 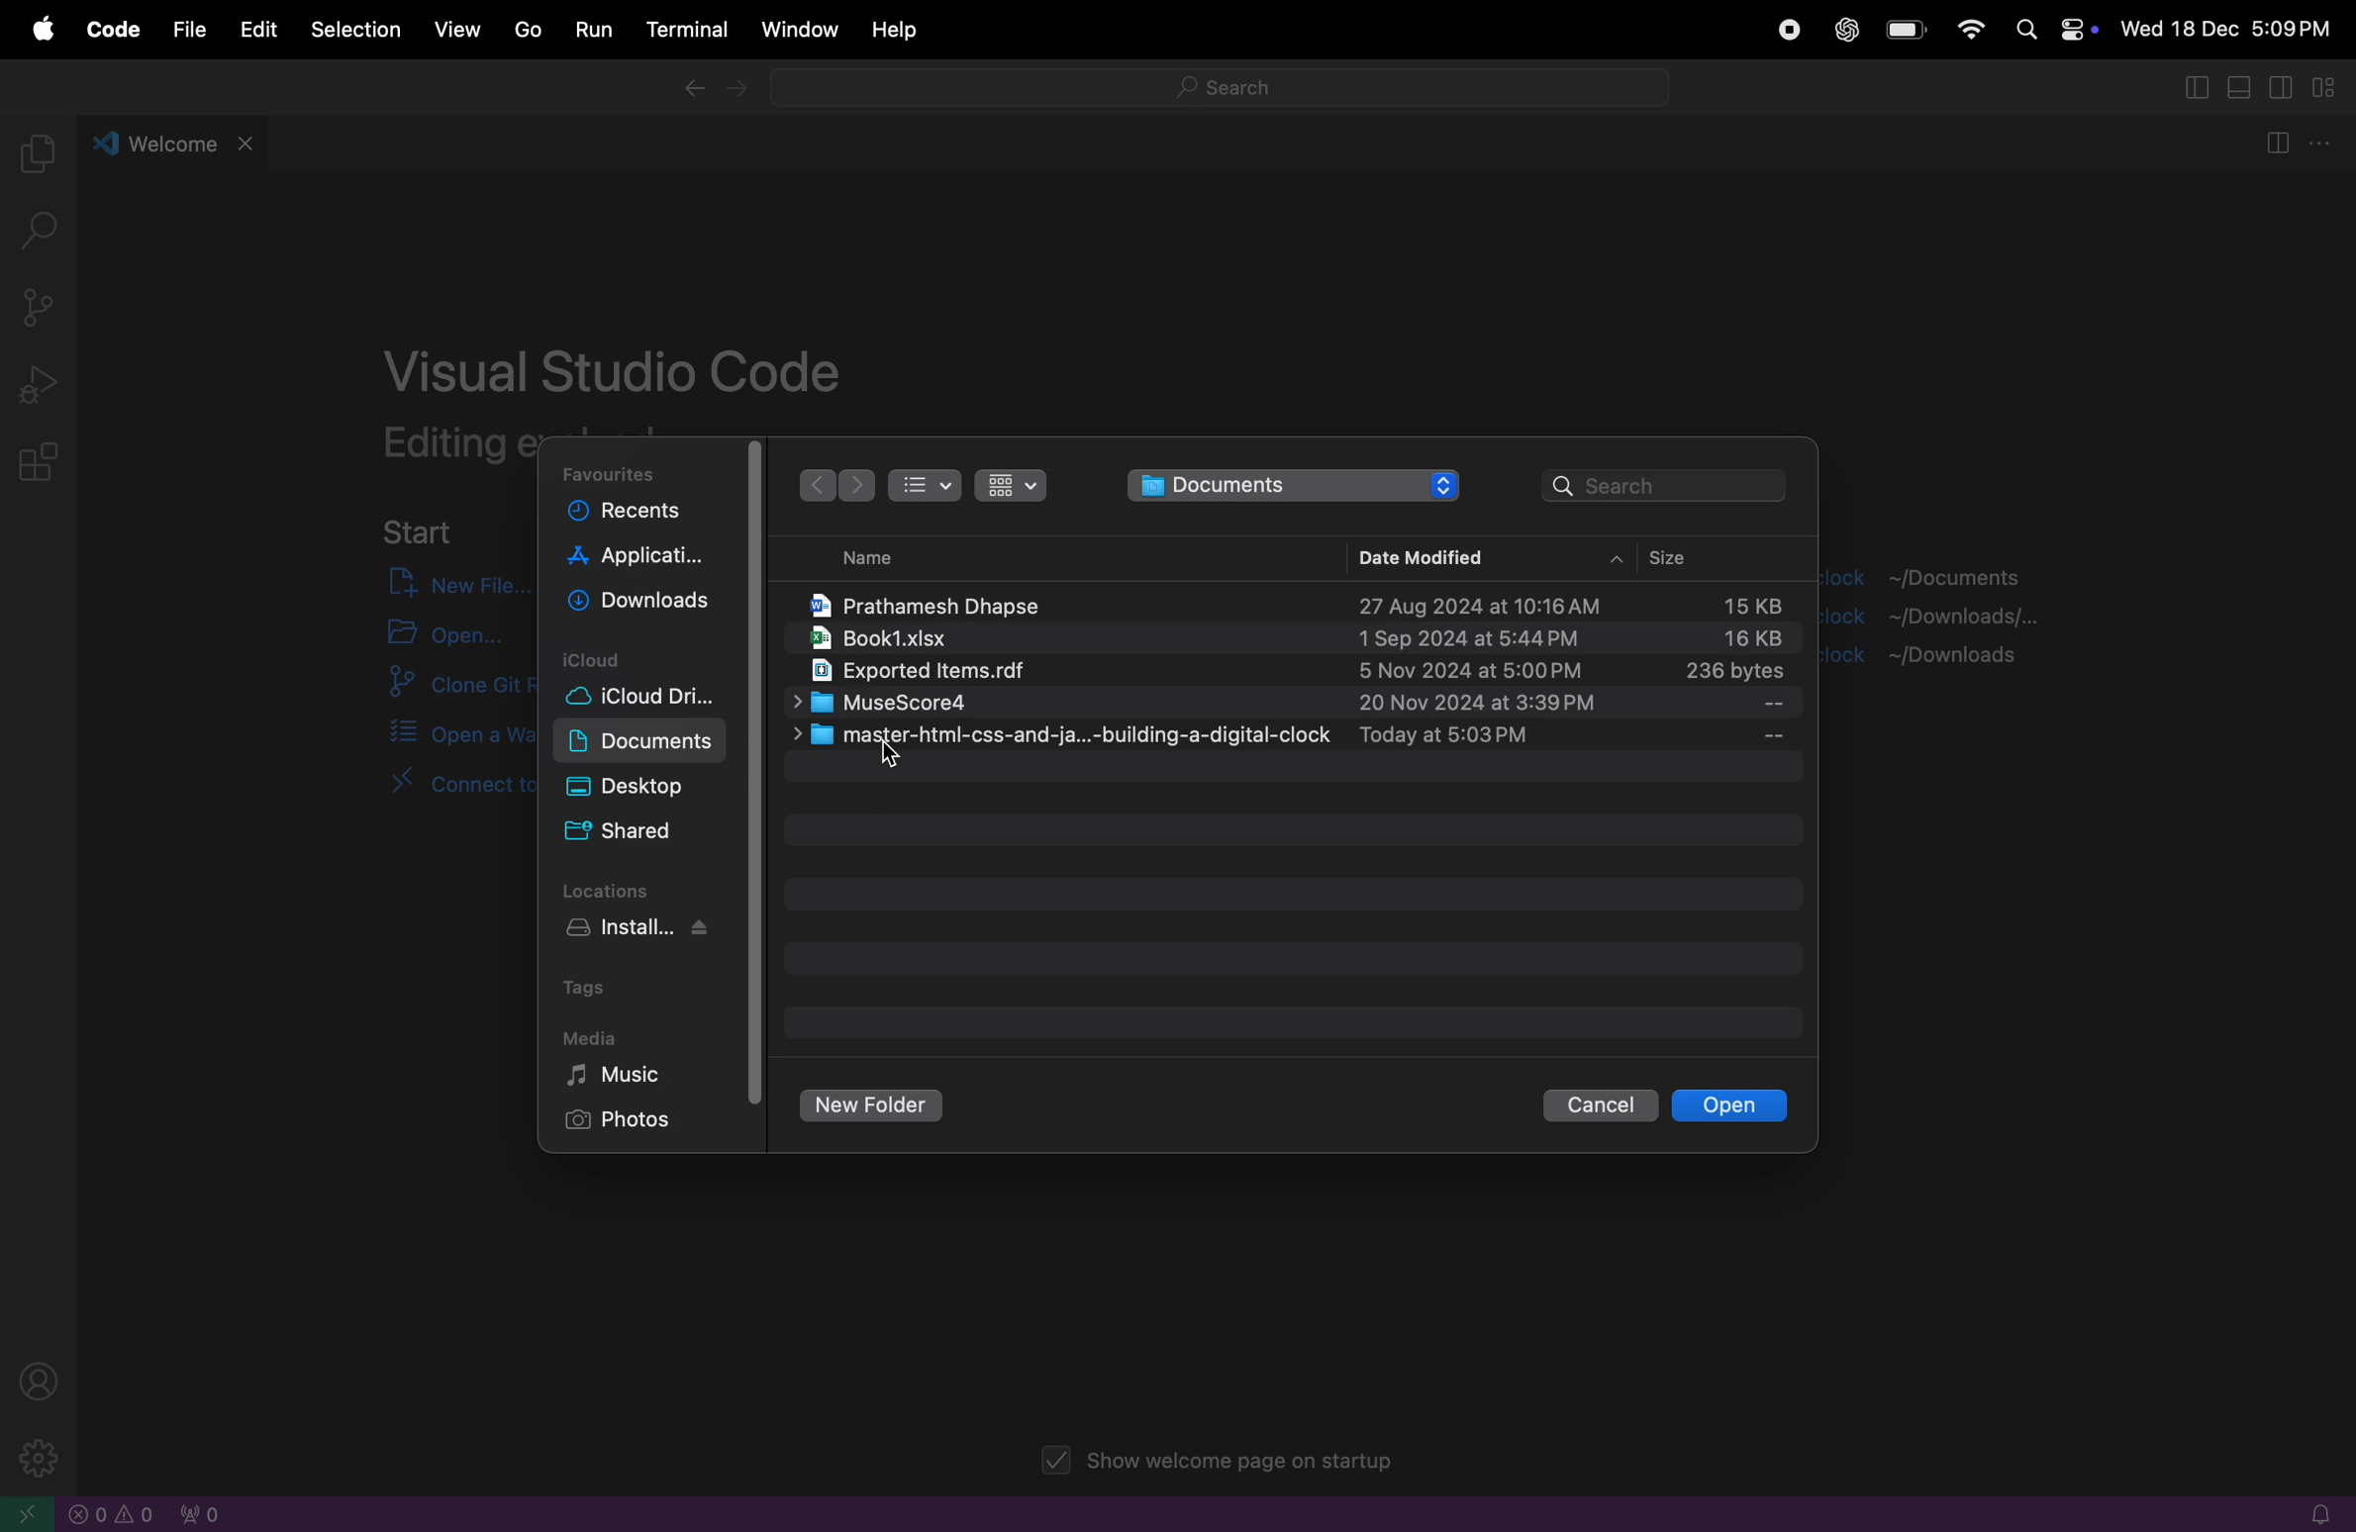 I want to click on size, so click(x=1697, y=559).